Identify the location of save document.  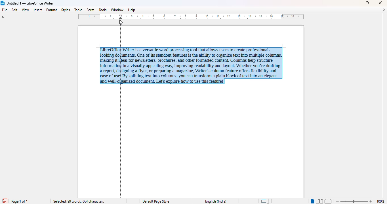
(5, 201).